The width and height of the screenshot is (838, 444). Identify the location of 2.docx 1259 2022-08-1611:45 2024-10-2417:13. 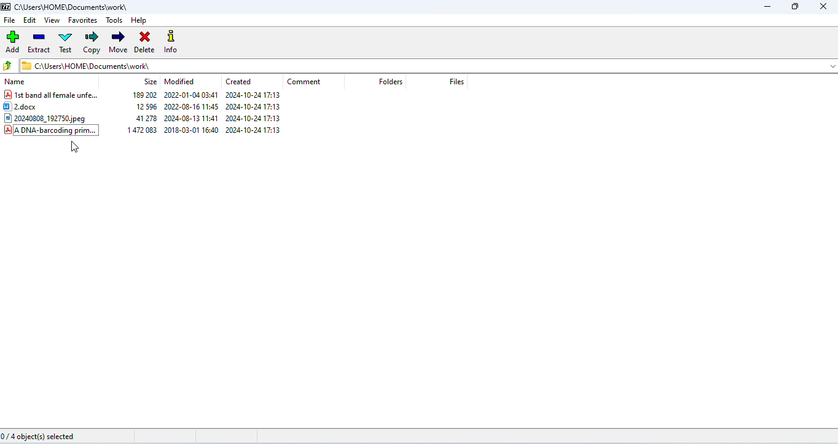
(151, 108).